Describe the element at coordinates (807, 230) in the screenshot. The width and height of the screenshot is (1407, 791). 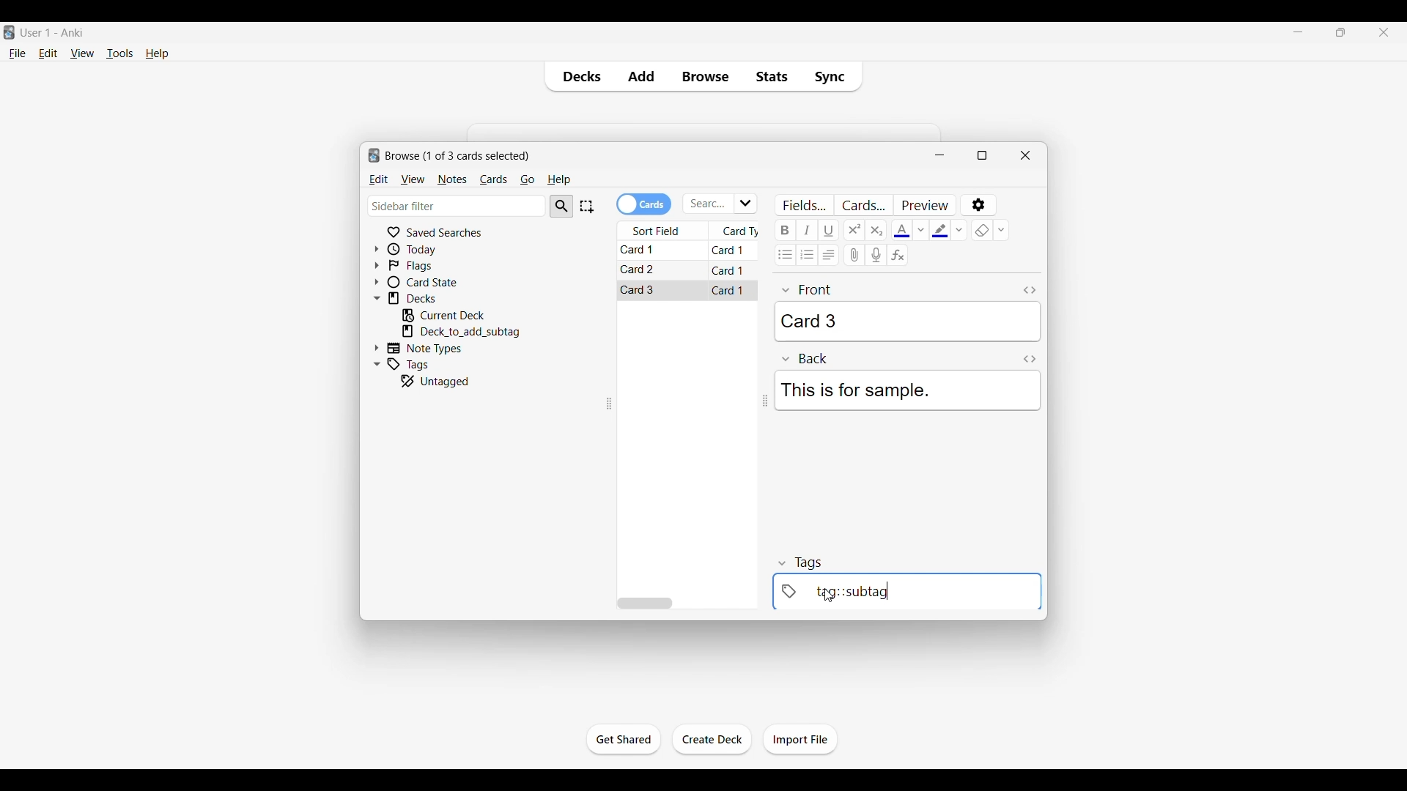
I see `Italic text` at that location.